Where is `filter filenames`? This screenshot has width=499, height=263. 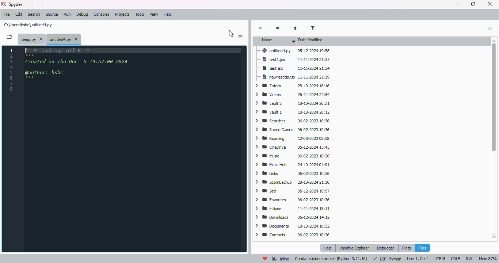
filter filenames is located at coordinates (313, 28).